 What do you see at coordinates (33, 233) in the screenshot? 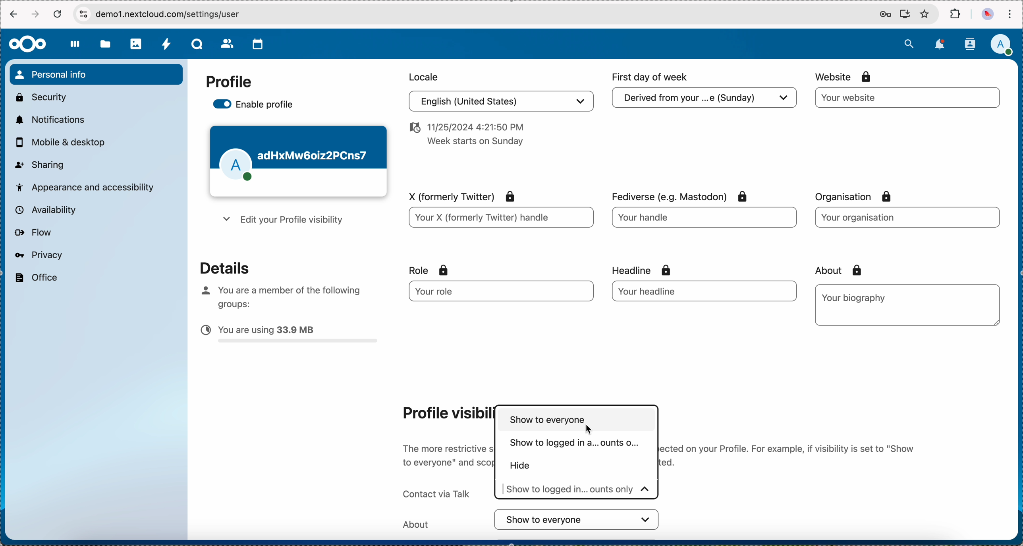
I see `flow` at bounding box center [33, 233].